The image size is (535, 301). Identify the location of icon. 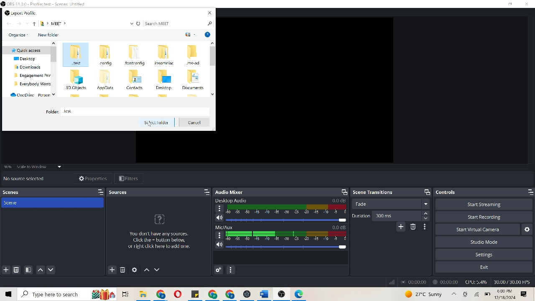
(160, 220).